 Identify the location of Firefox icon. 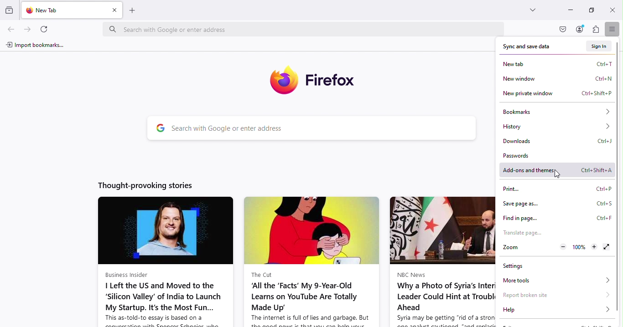
(311, 79).